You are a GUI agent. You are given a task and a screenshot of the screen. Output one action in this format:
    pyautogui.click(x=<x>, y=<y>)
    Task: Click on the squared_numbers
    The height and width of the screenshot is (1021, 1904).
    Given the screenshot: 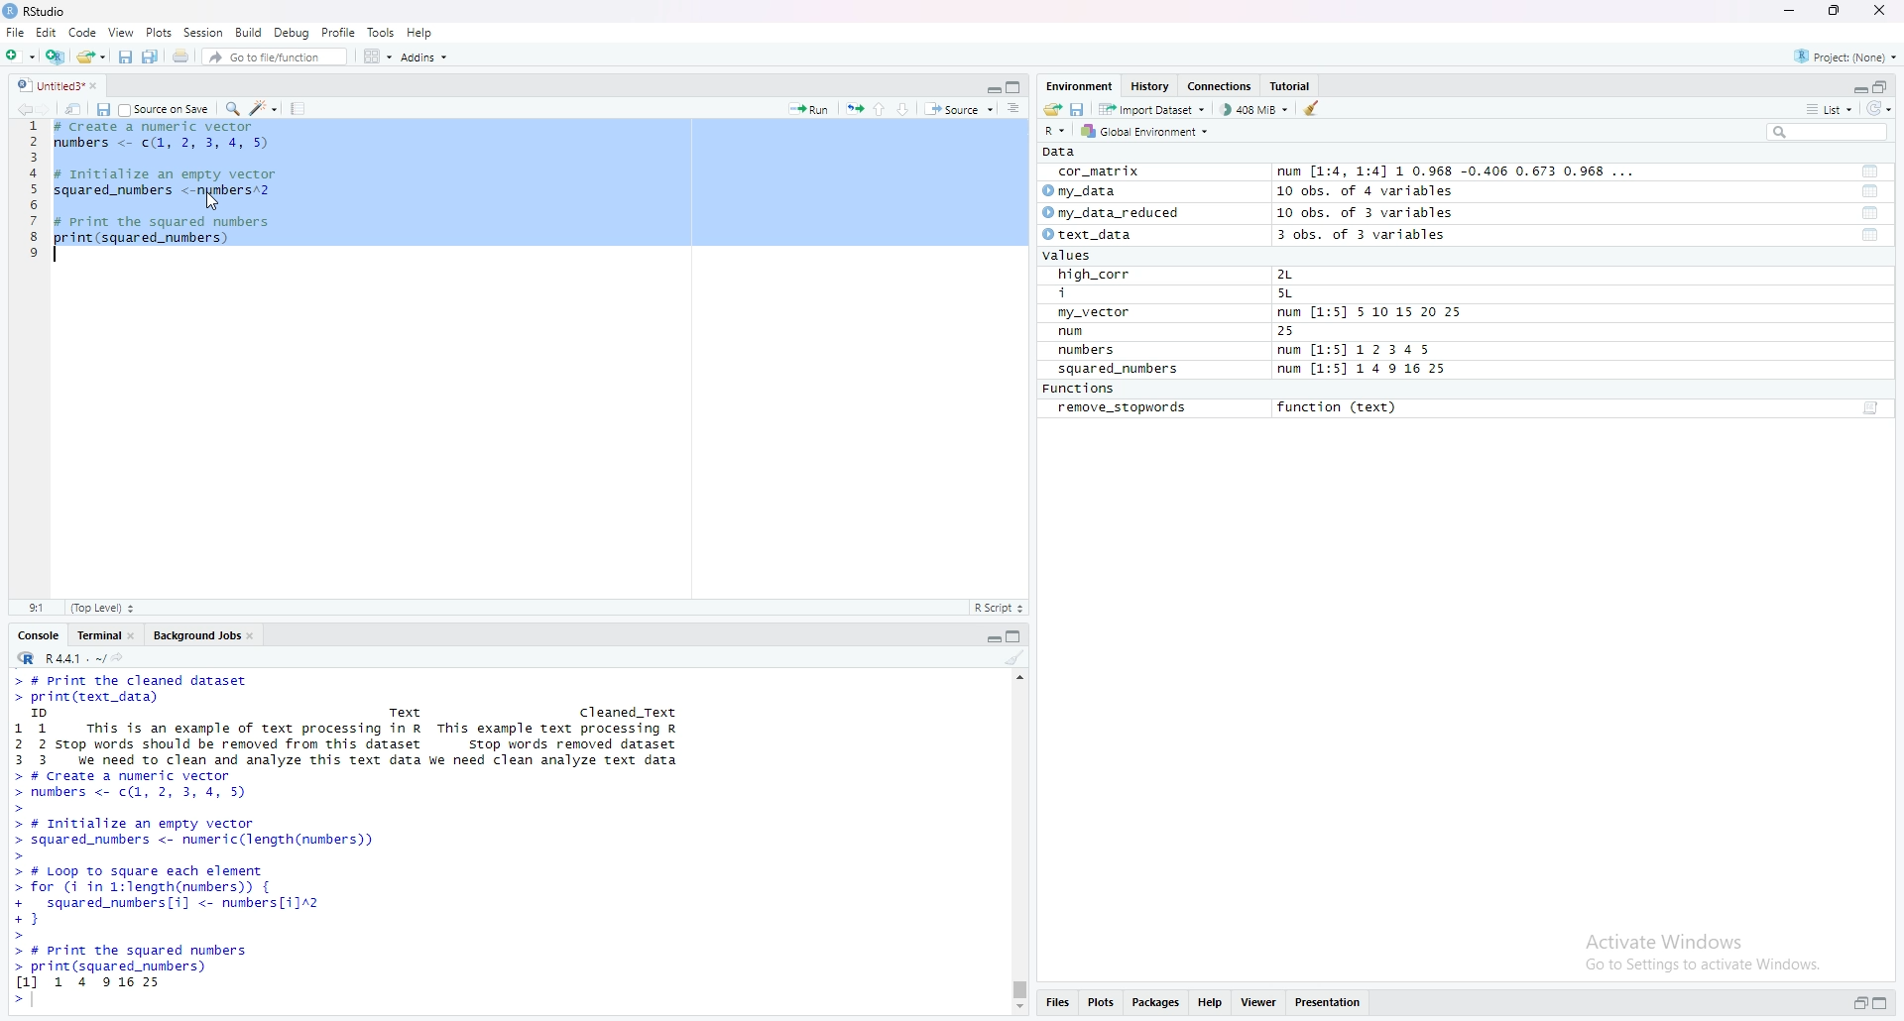 What is the action you would take?
    pyautogui.click(x=1120, y=372)
    